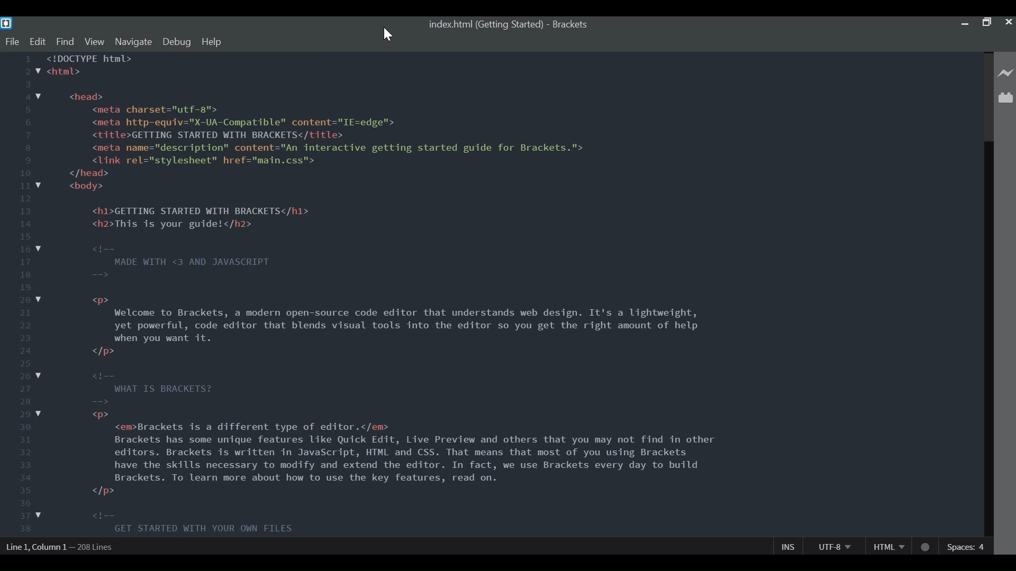  I want to click on lines numbers, so click(16, 296).